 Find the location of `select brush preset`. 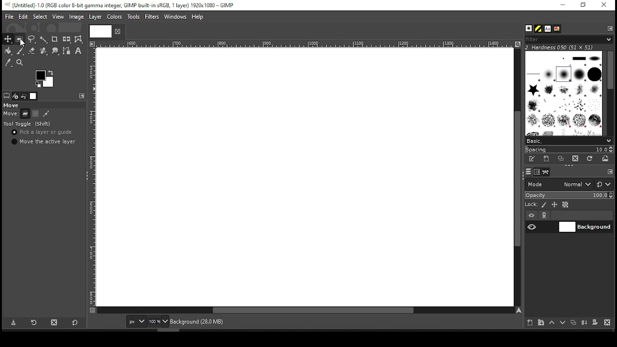

select brush preset is located at coordinates (570, 140).